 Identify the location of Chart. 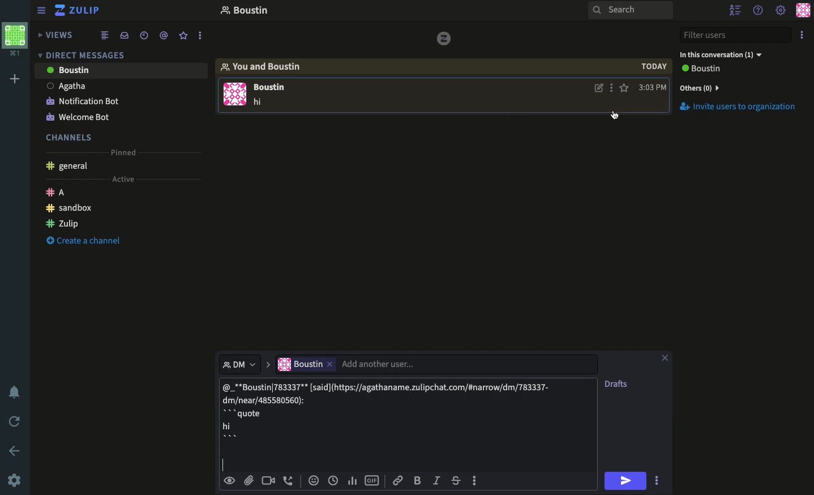
(351, 480).